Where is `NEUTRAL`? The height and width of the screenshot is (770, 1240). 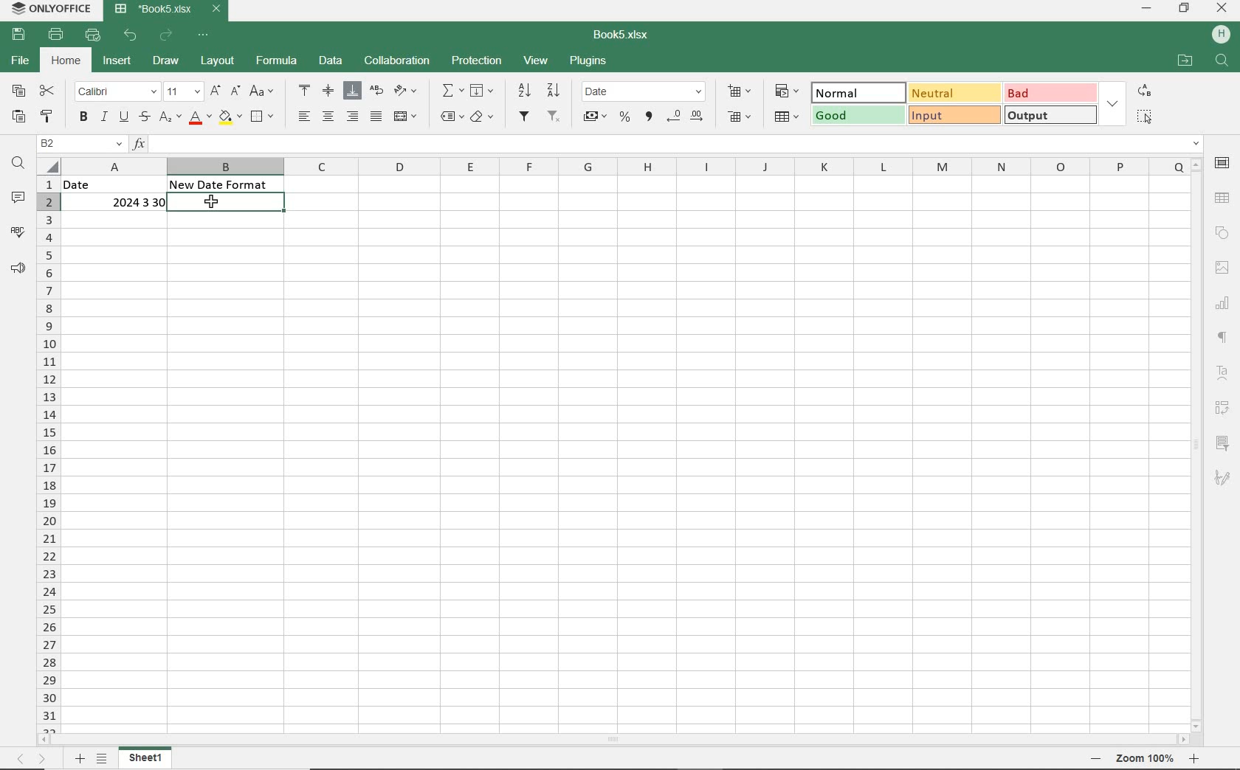 NEUTRAL is located at coordinates (953, 92).